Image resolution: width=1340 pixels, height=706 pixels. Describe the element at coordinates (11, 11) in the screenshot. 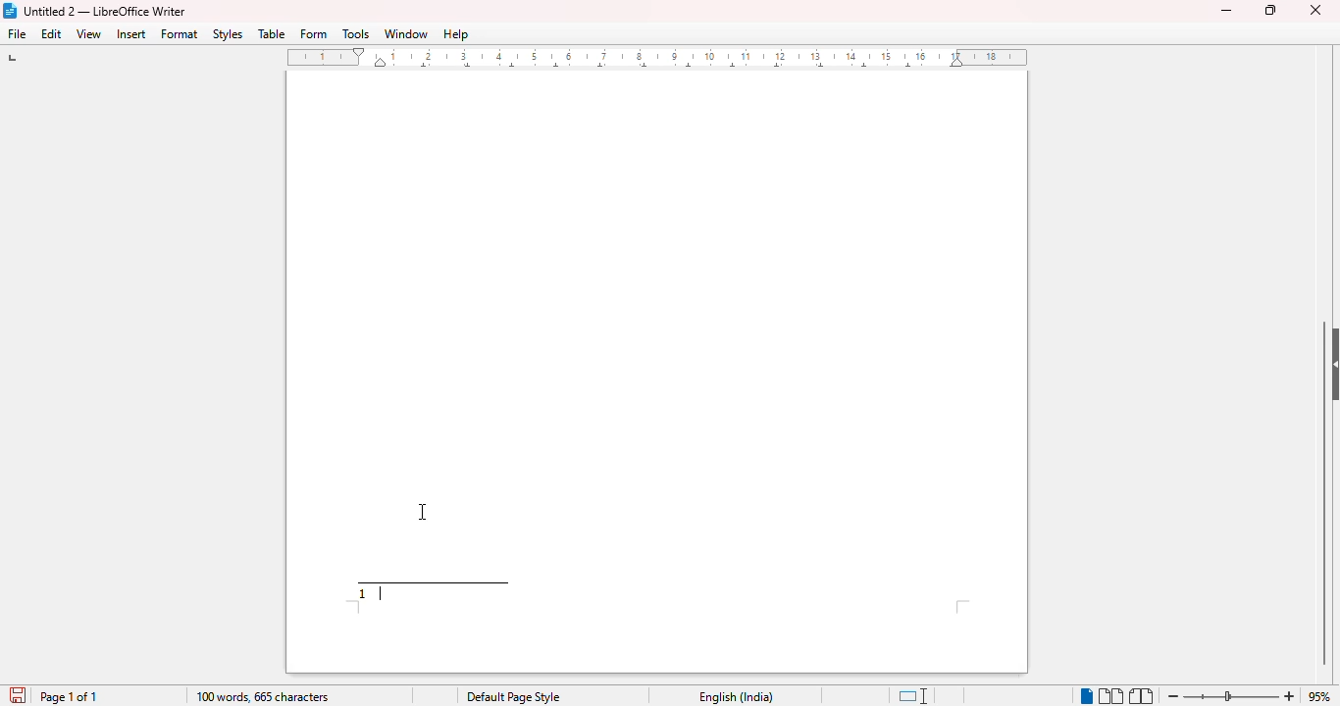

I see `LibreOffice logo` at that location.